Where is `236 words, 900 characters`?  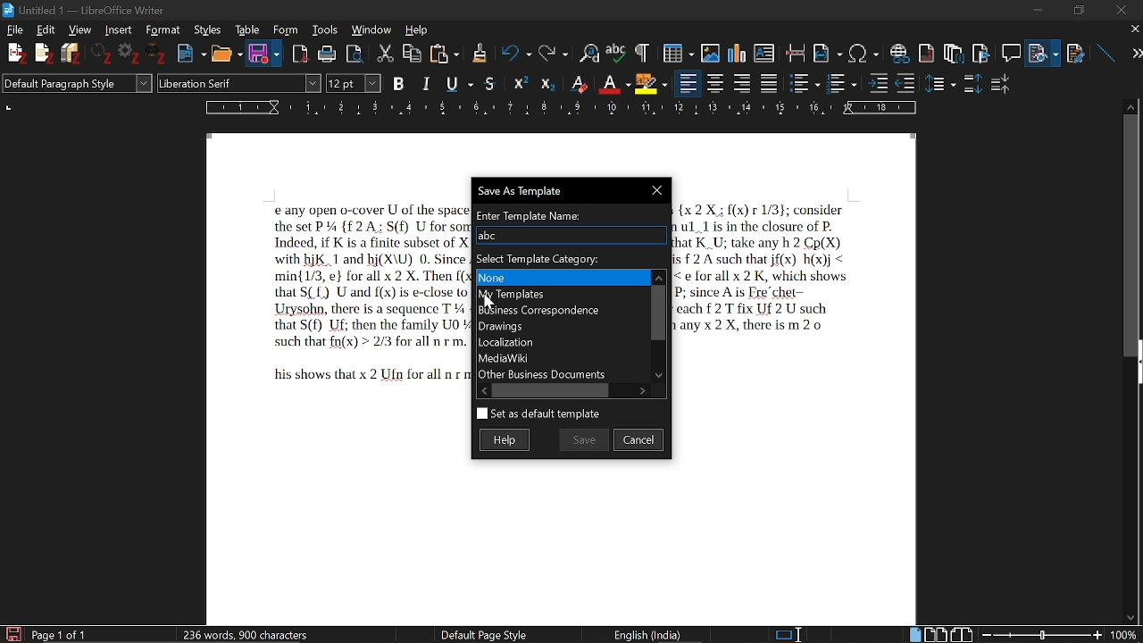 236 words, 900 characters is located at coordinates (246, 631).